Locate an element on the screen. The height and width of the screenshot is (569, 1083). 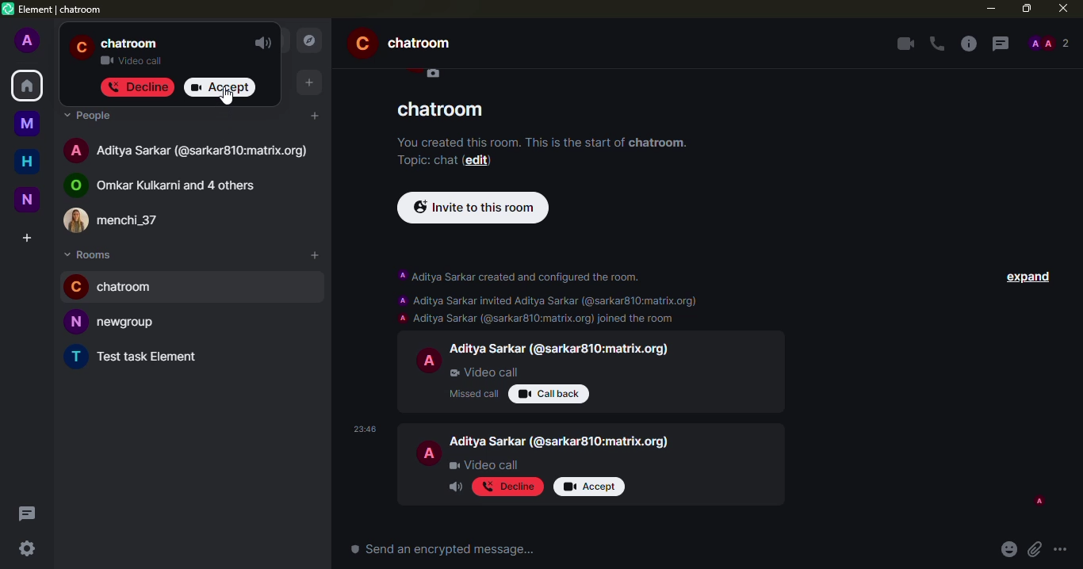
accept is located at coordinates (589, 487).